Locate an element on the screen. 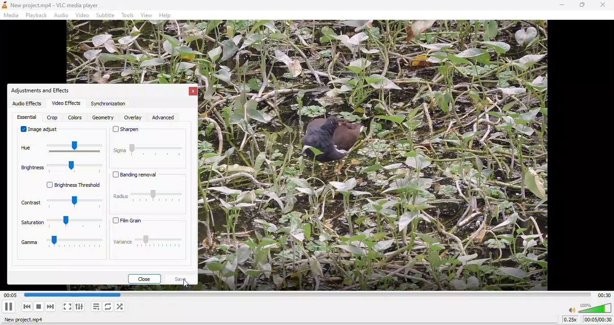 Image resolution: width=614 pixels, height=325 pixels. previous media is located at coordinates (27, 307).